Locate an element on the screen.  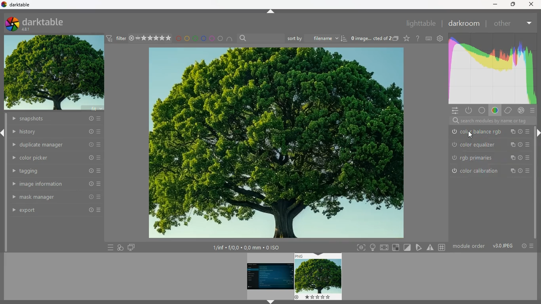
other is located at coordinates (502, 24).